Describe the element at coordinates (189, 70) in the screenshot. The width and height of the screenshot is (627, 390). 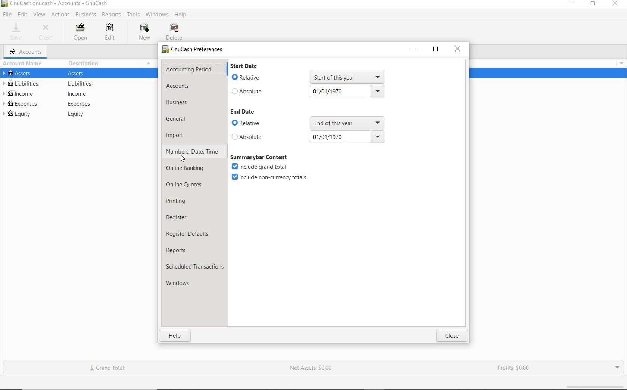
I see `accounting period` at that location.